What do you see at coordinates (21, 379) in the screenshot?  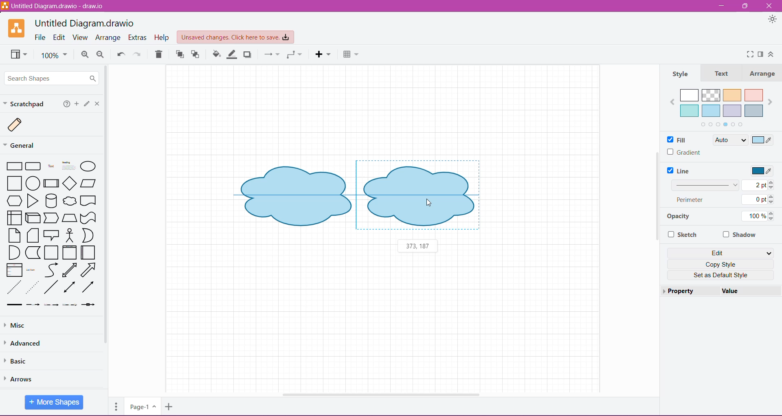 I see `Arrows` at bounding box center [21, 379].